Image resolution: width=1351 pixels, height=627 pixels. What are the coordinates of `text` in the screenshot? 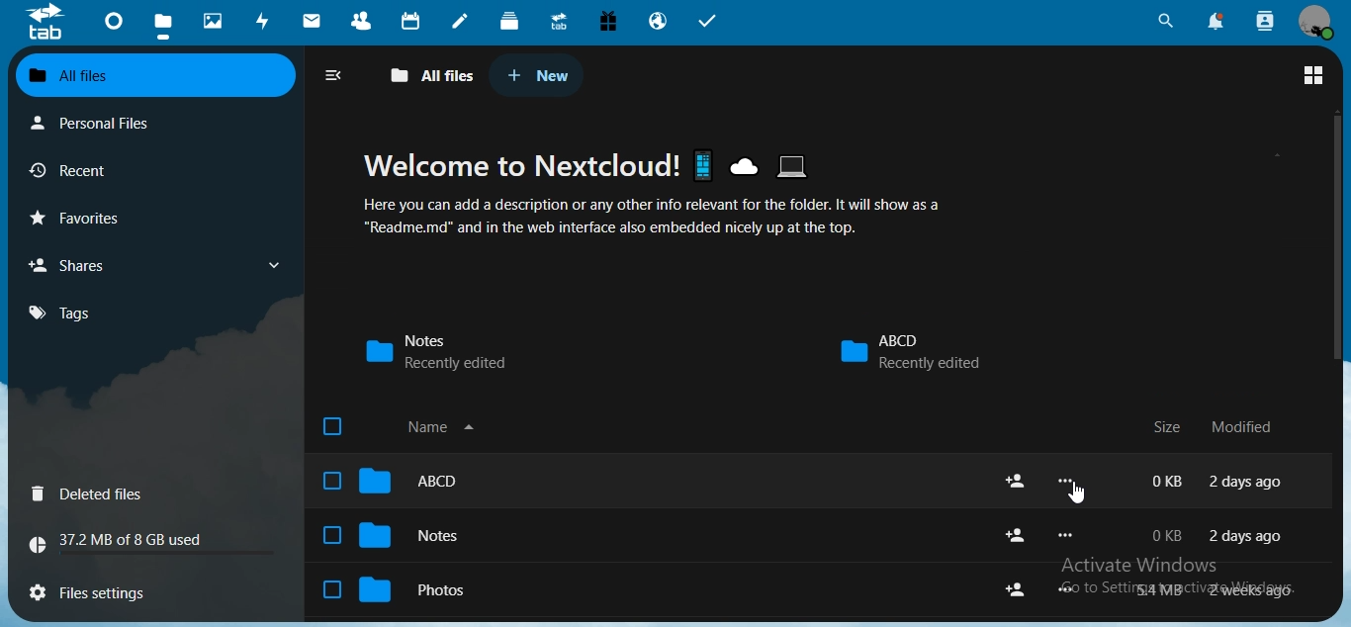 It's located at (661, 201).